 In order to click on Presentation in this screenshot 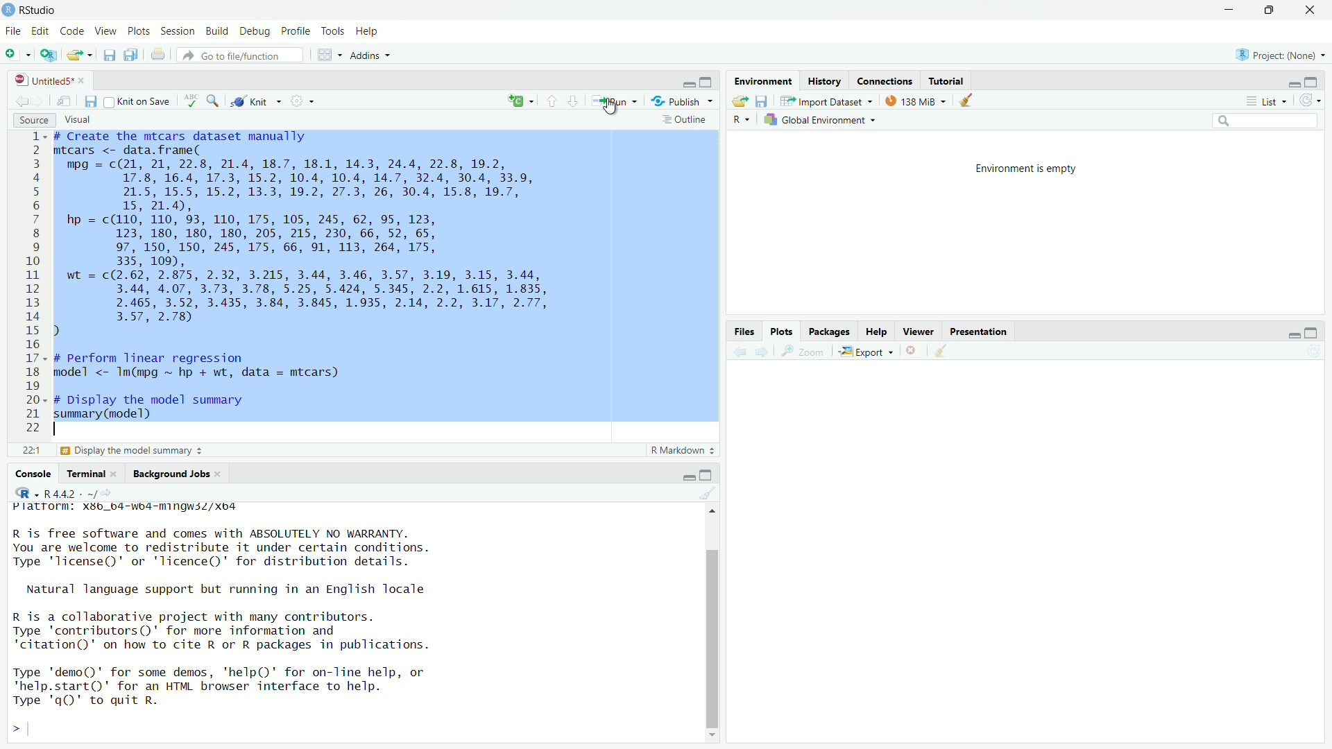, I will do `click(979, 332)`.